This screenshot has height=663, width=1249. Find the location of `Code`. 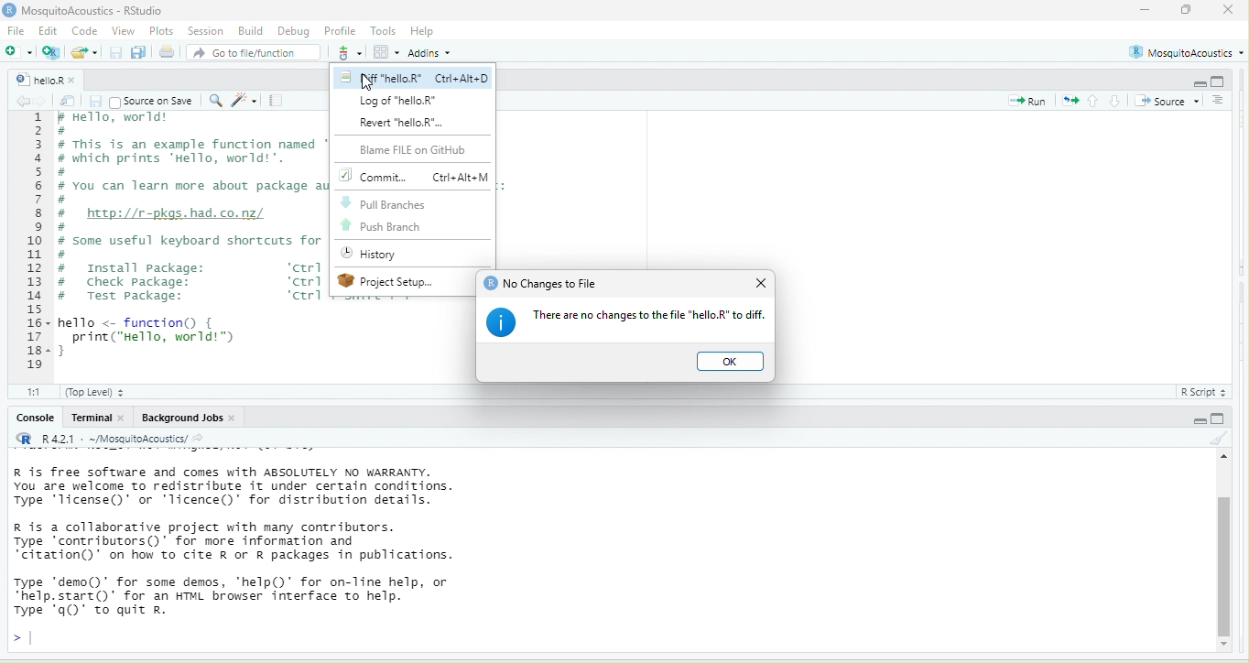

Code is located at coordinates (81, 32).